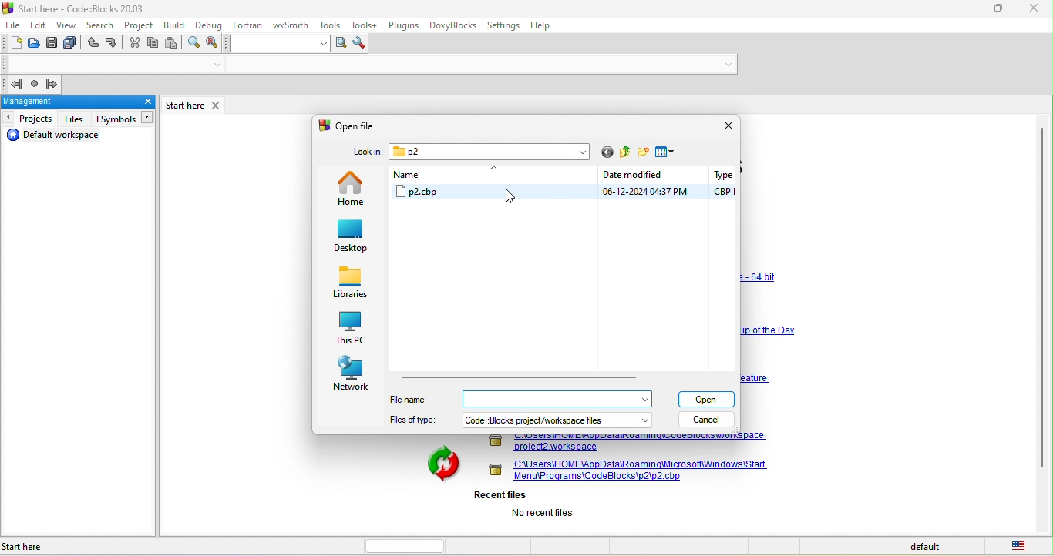  Describe the element at coordinates (247, 26) in the screenshot. I see `fortran` at that location.